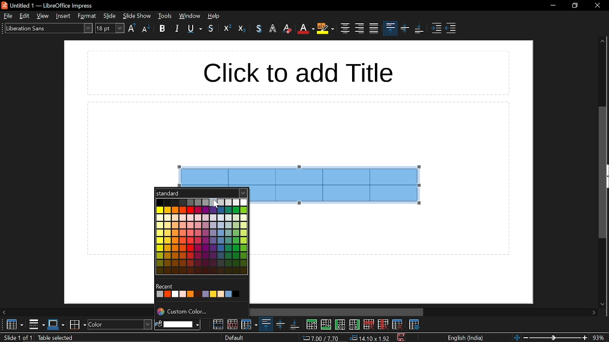 Image resolution: width=609 pixels, height=342 pixels. I want to click on customize color, so click(200, 312).